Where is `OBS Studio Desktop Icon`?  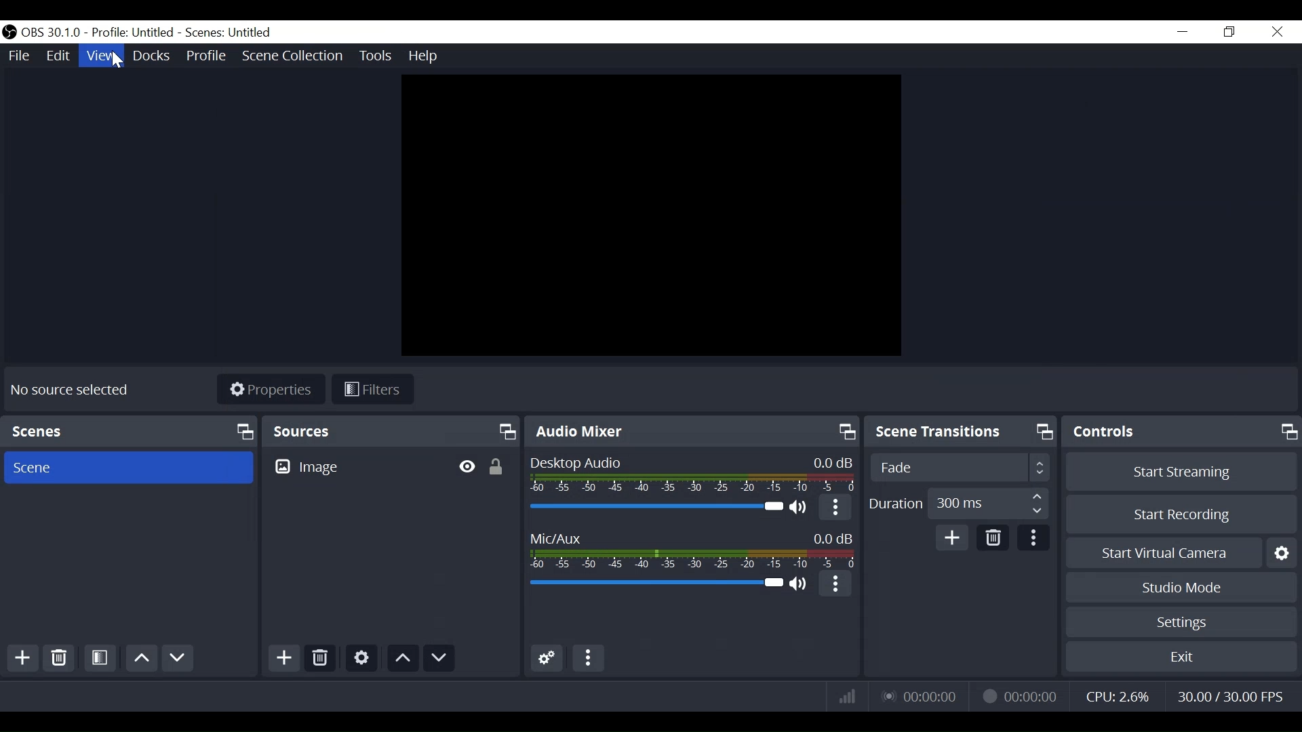
OBS Studio Desktop Icon is located at coordinates (11, 33).